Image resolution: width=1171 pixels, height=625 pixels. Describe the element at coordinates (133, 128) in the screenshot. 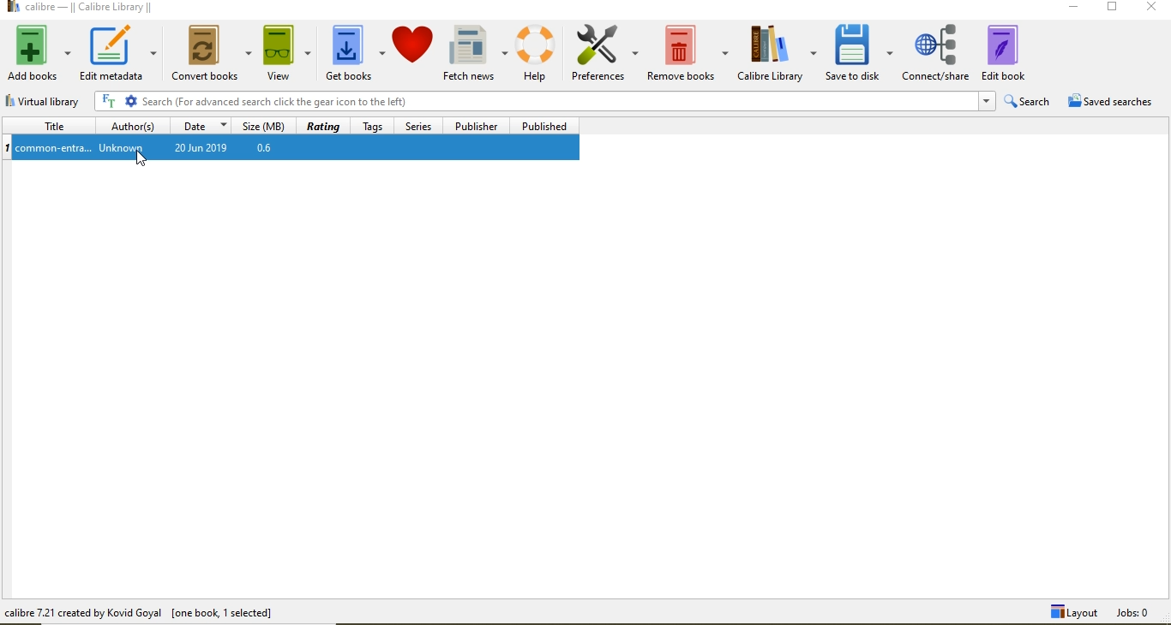

I see `author(s)` at that location.